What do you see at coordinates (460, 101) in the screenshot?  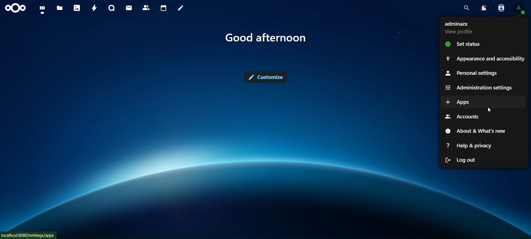 I see `apps` at bounding box center [460, 101].